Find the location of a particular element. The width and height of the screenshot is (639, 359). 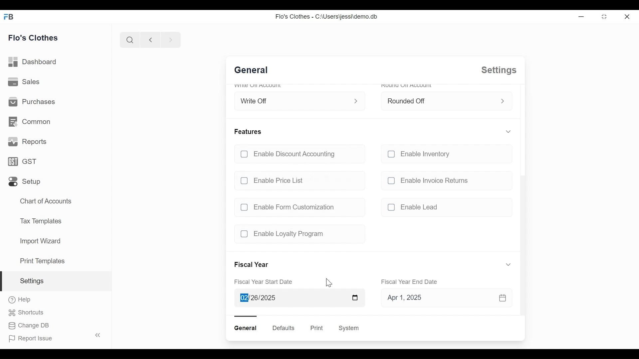

unchecked Enable Form Customization is located at coordinates (297, 207).